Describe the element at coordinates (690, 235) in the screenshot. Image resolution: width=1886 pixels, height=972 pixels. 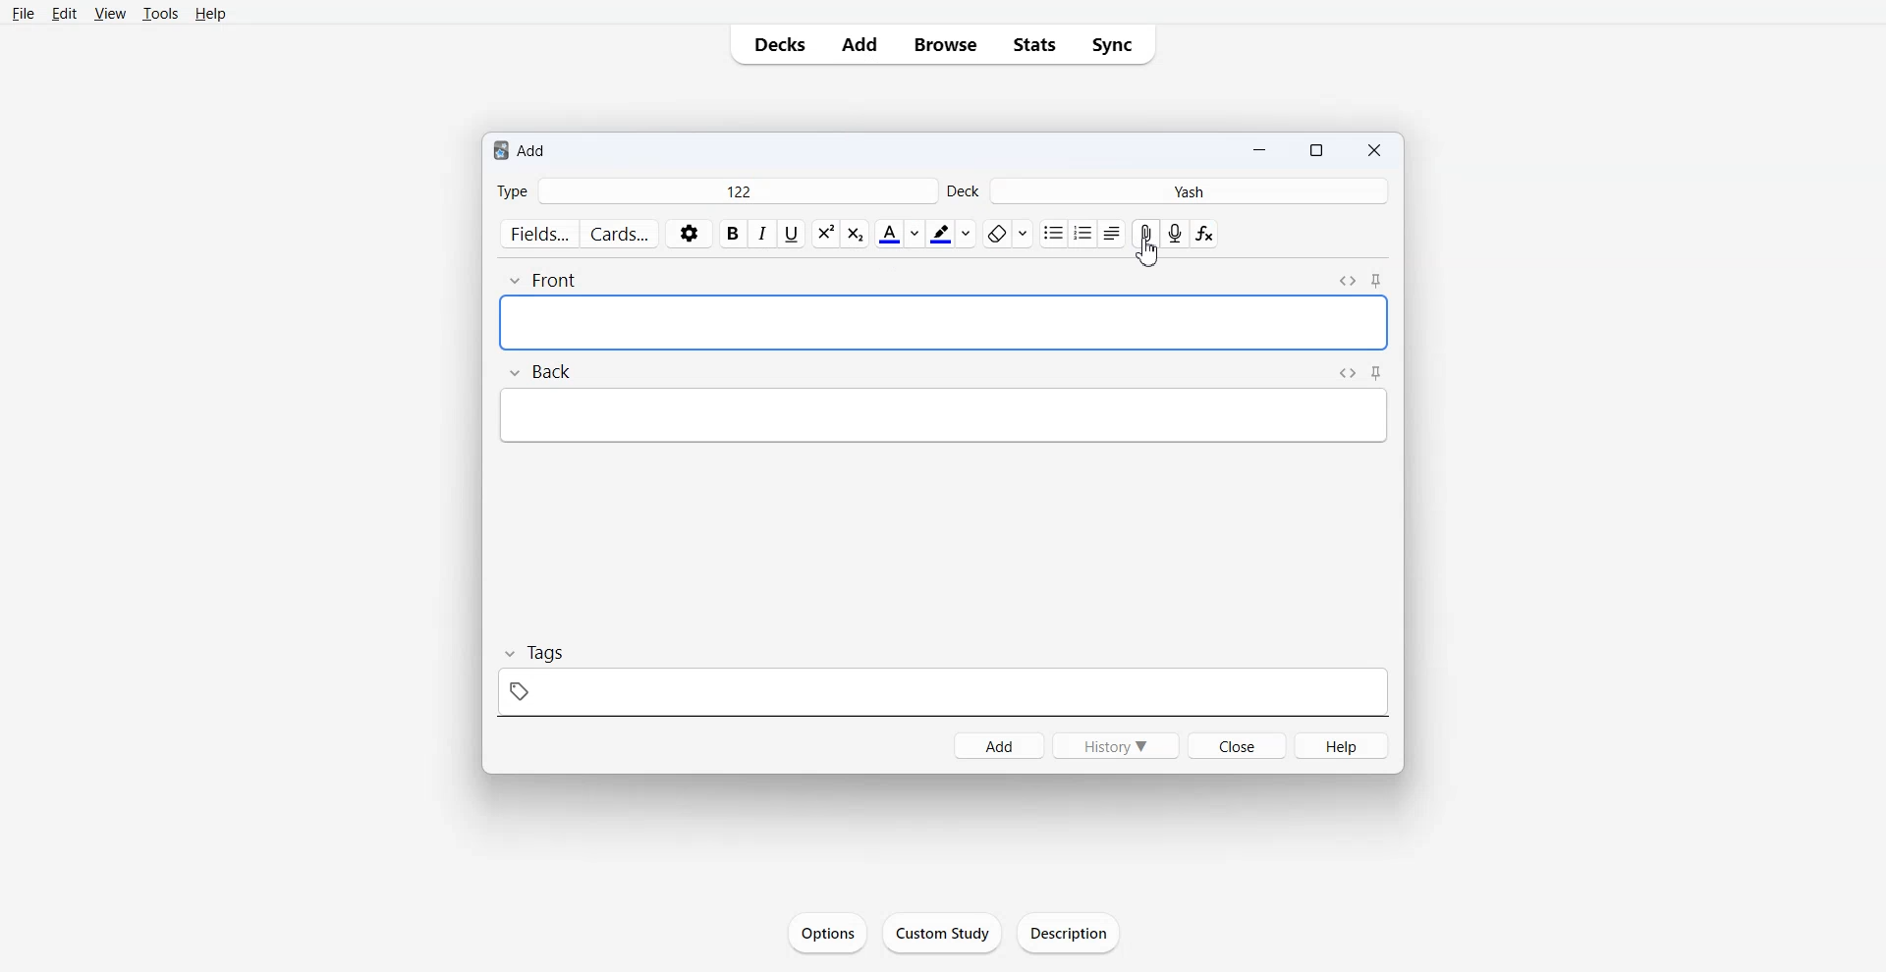
I see `Settings` at that location.